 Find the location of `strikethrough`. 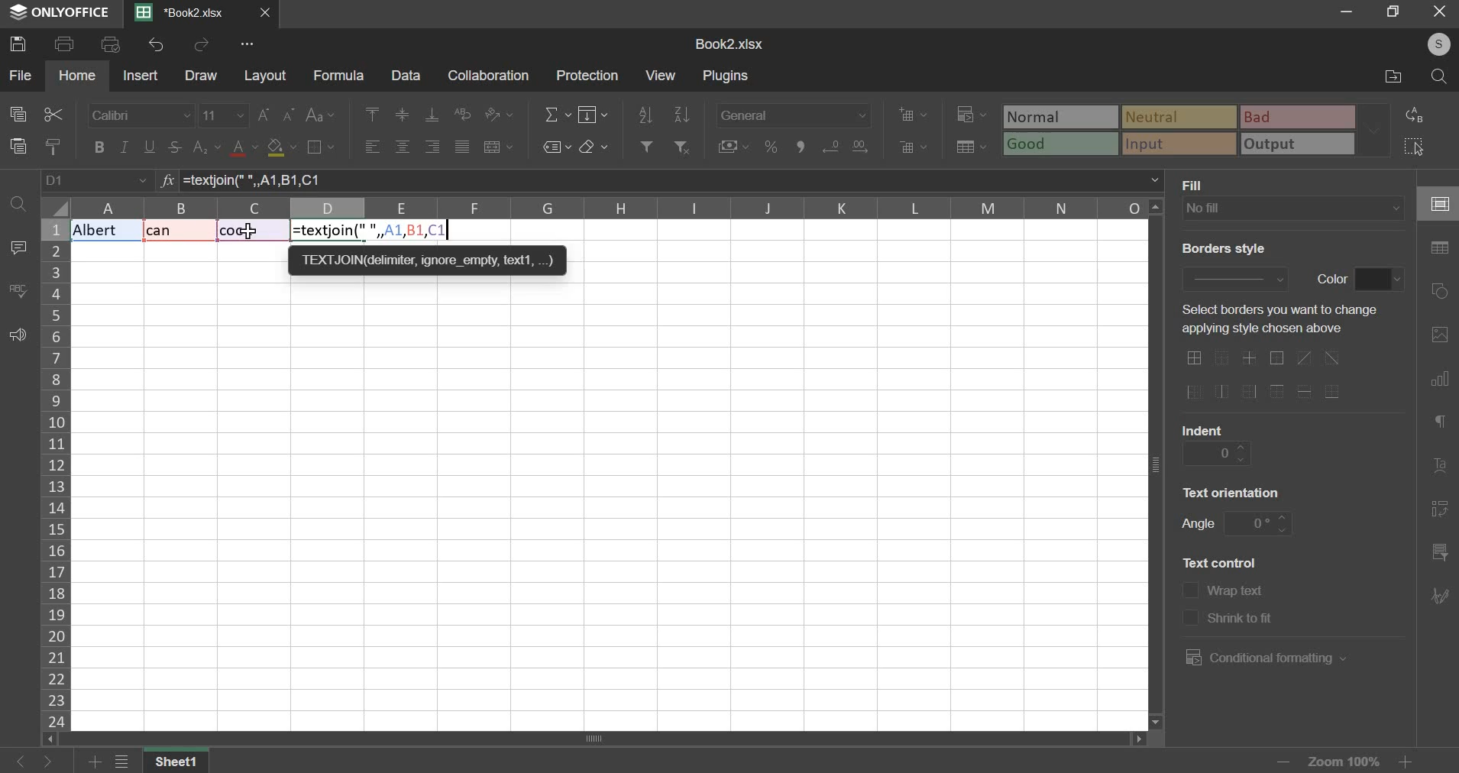

strikethrough is located at coordinates (173, 147).